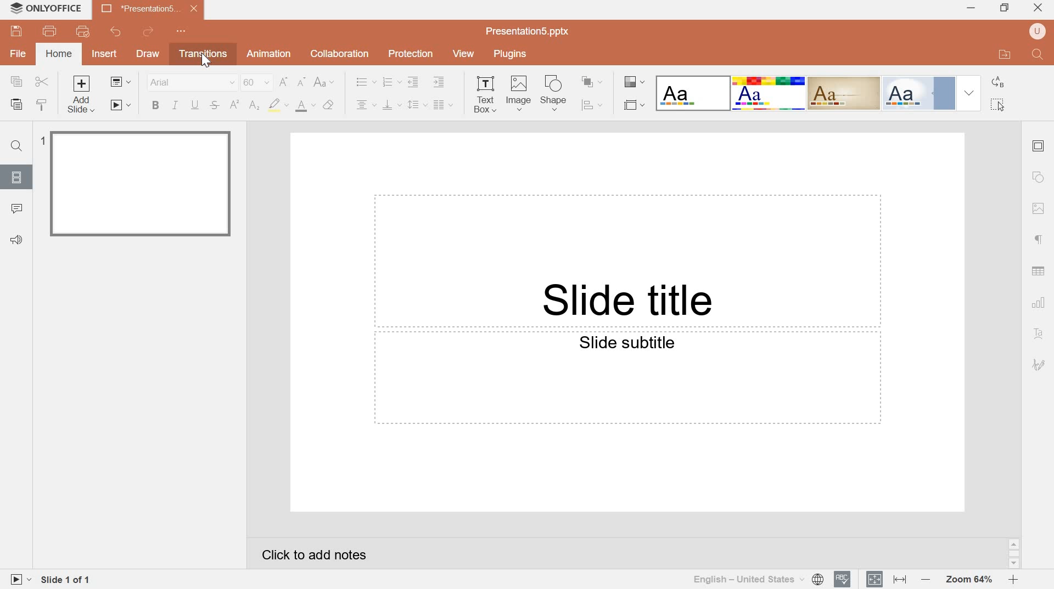 This screenshot has width=1054, height=589. I want to click on view, so click(466, 53).